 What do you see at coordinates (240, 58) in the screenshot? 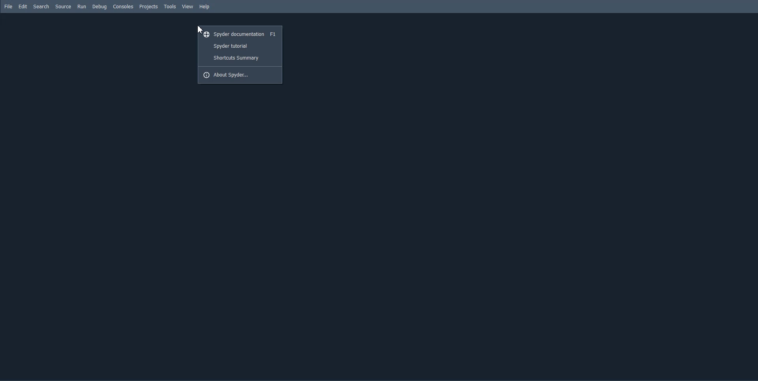
I see `Shortcuts Summary` at bounding box center [240, 58].